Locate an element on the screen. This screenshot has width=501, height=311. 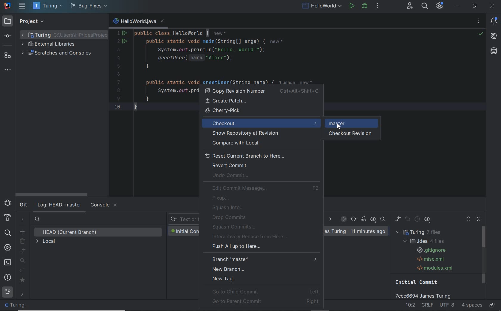
scrollbar is located at coordinates (484, 256).